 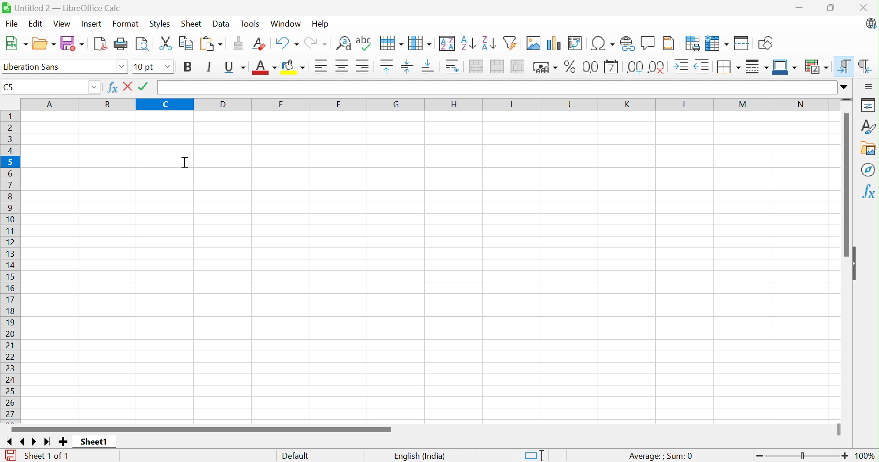 I want to click on Insert special characters, so click(x=602, y=44).